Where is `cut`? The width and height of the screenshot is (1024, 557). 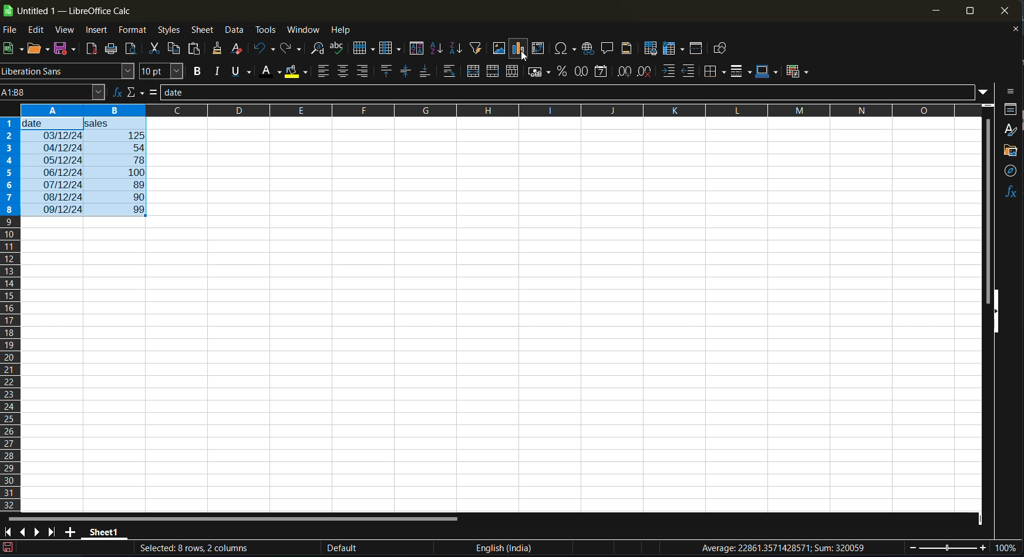 cut is located at coordinates (156, 48).